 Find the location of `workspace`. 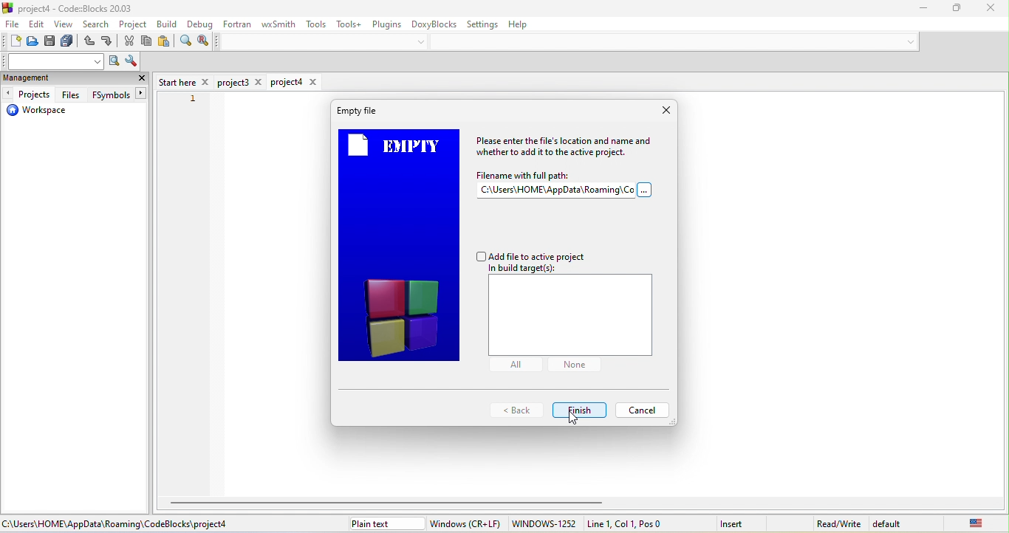

workspace is located at coordinates (37, 112).